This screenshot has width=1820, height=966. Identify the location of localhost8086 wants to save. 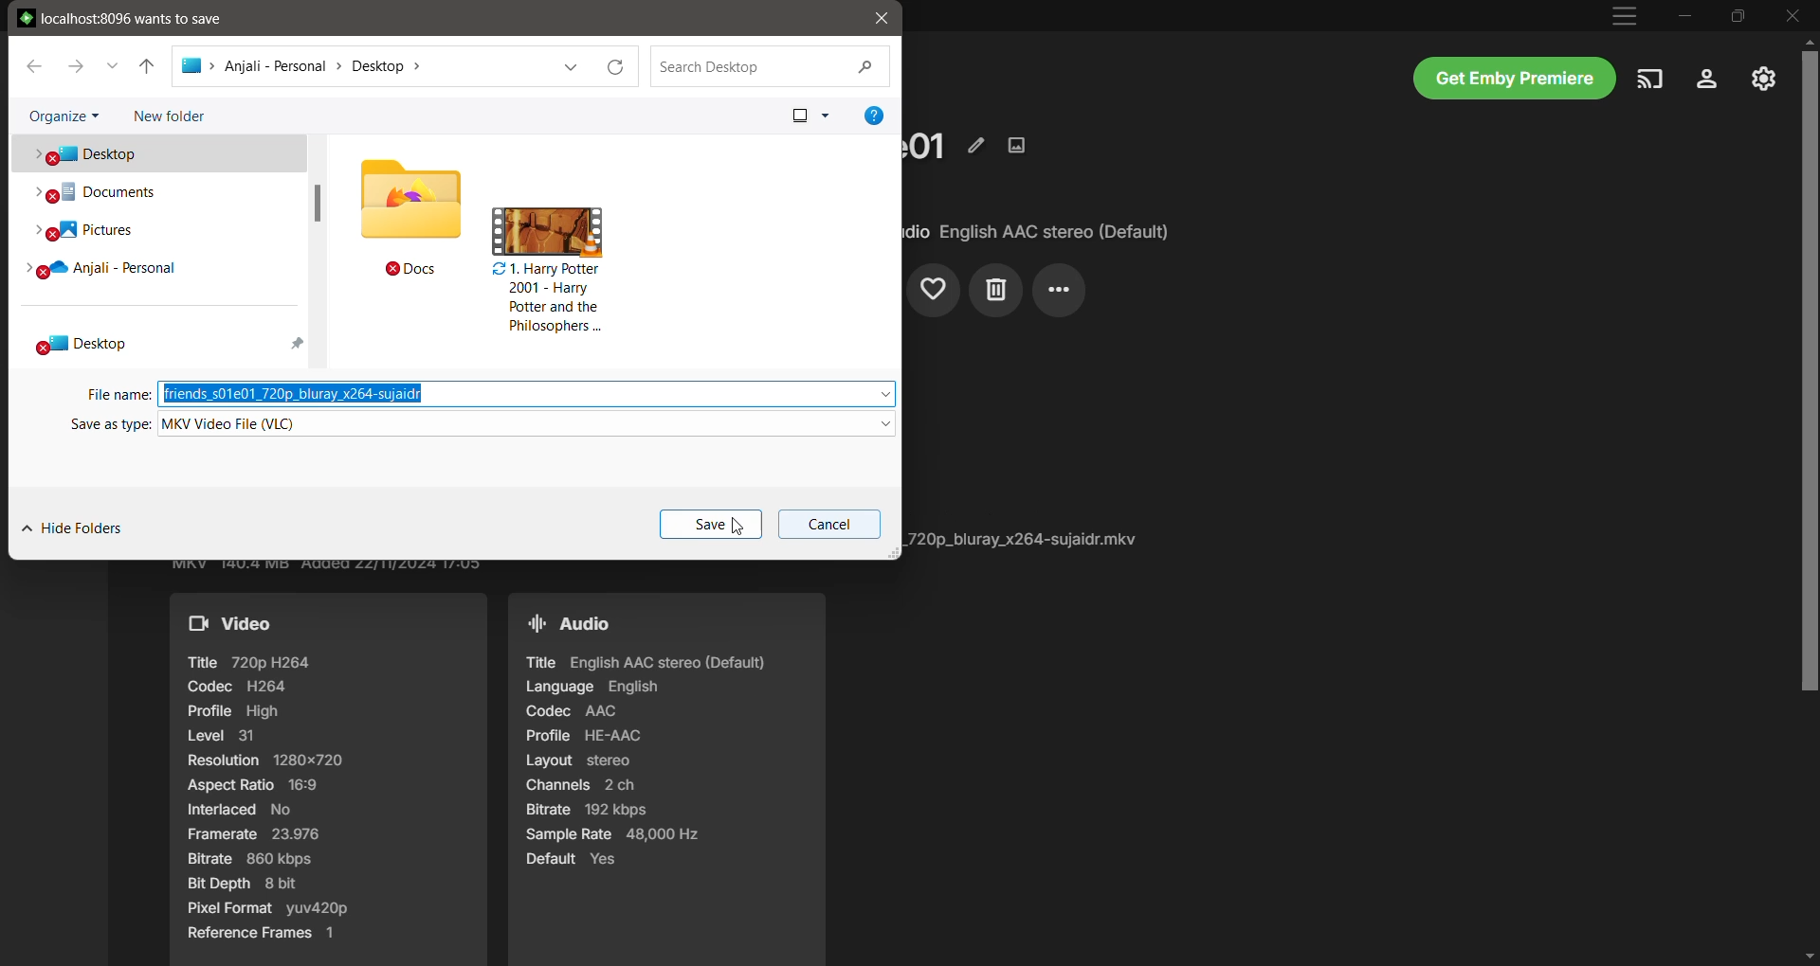
(133, 17).